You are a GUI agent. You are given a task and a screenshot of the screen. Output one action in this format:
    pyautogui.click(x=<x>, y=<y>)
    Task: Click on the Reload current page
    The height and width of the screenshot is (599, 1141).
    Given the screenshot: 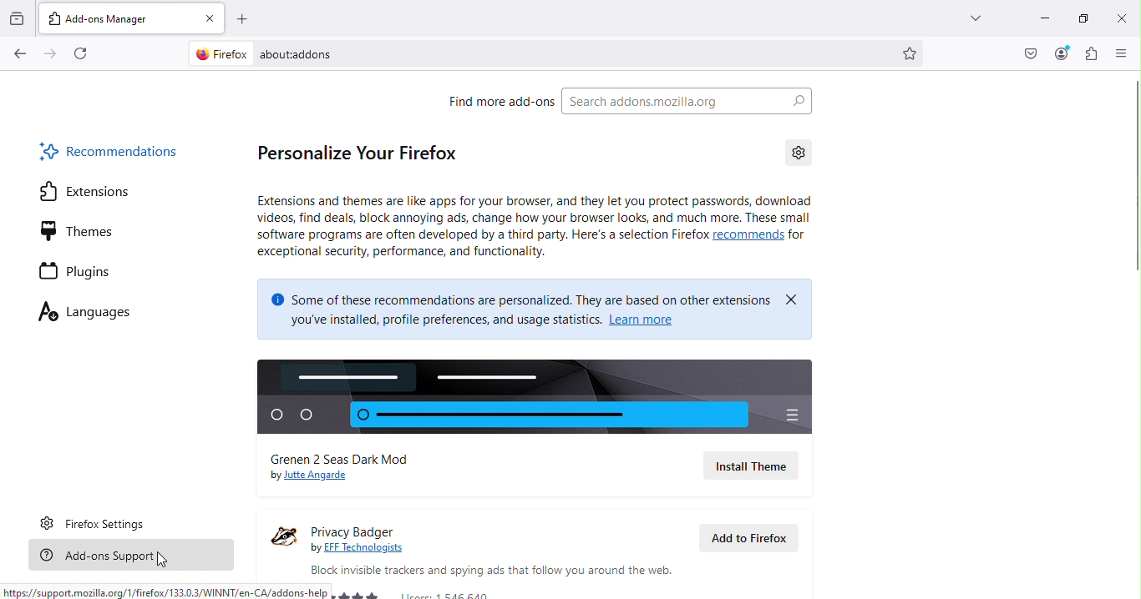 What is the action you would take?
    pyautogui.click(x=81, y=53)
    